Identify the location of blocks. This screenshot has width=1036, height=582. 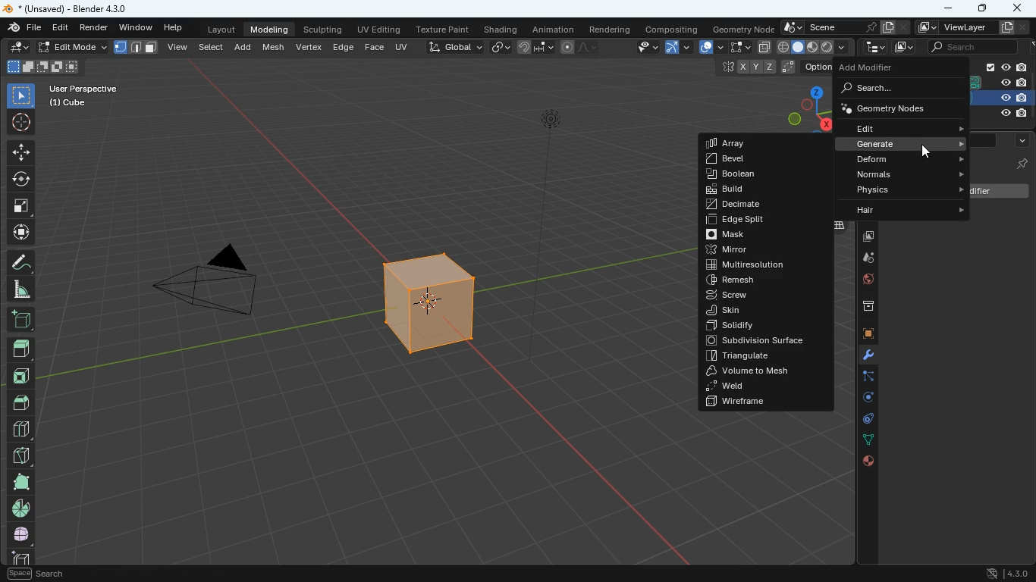
(21, 431).